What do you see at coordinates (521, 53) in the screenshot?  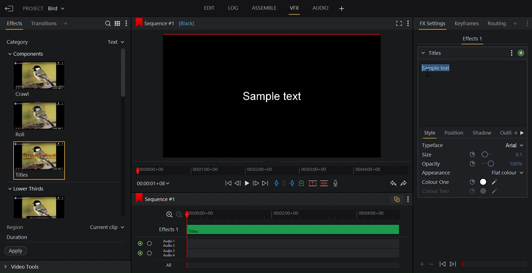 I see `Toggle bypass` at bounding box center [521, 53].